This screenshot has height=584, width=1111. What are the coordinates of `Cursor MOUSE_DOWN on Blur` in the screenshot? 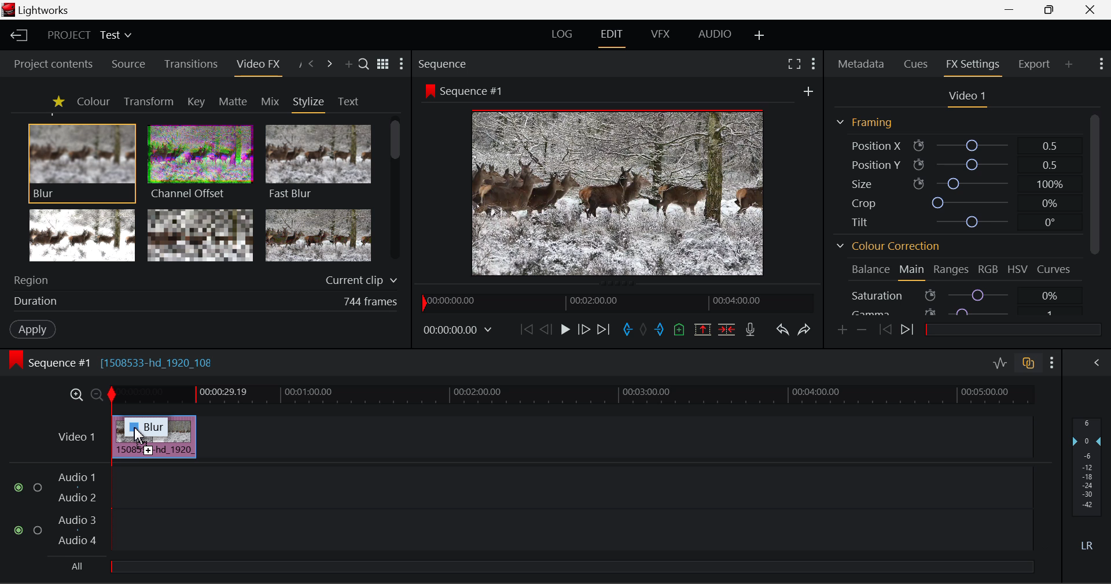 It's located at (82, 162).